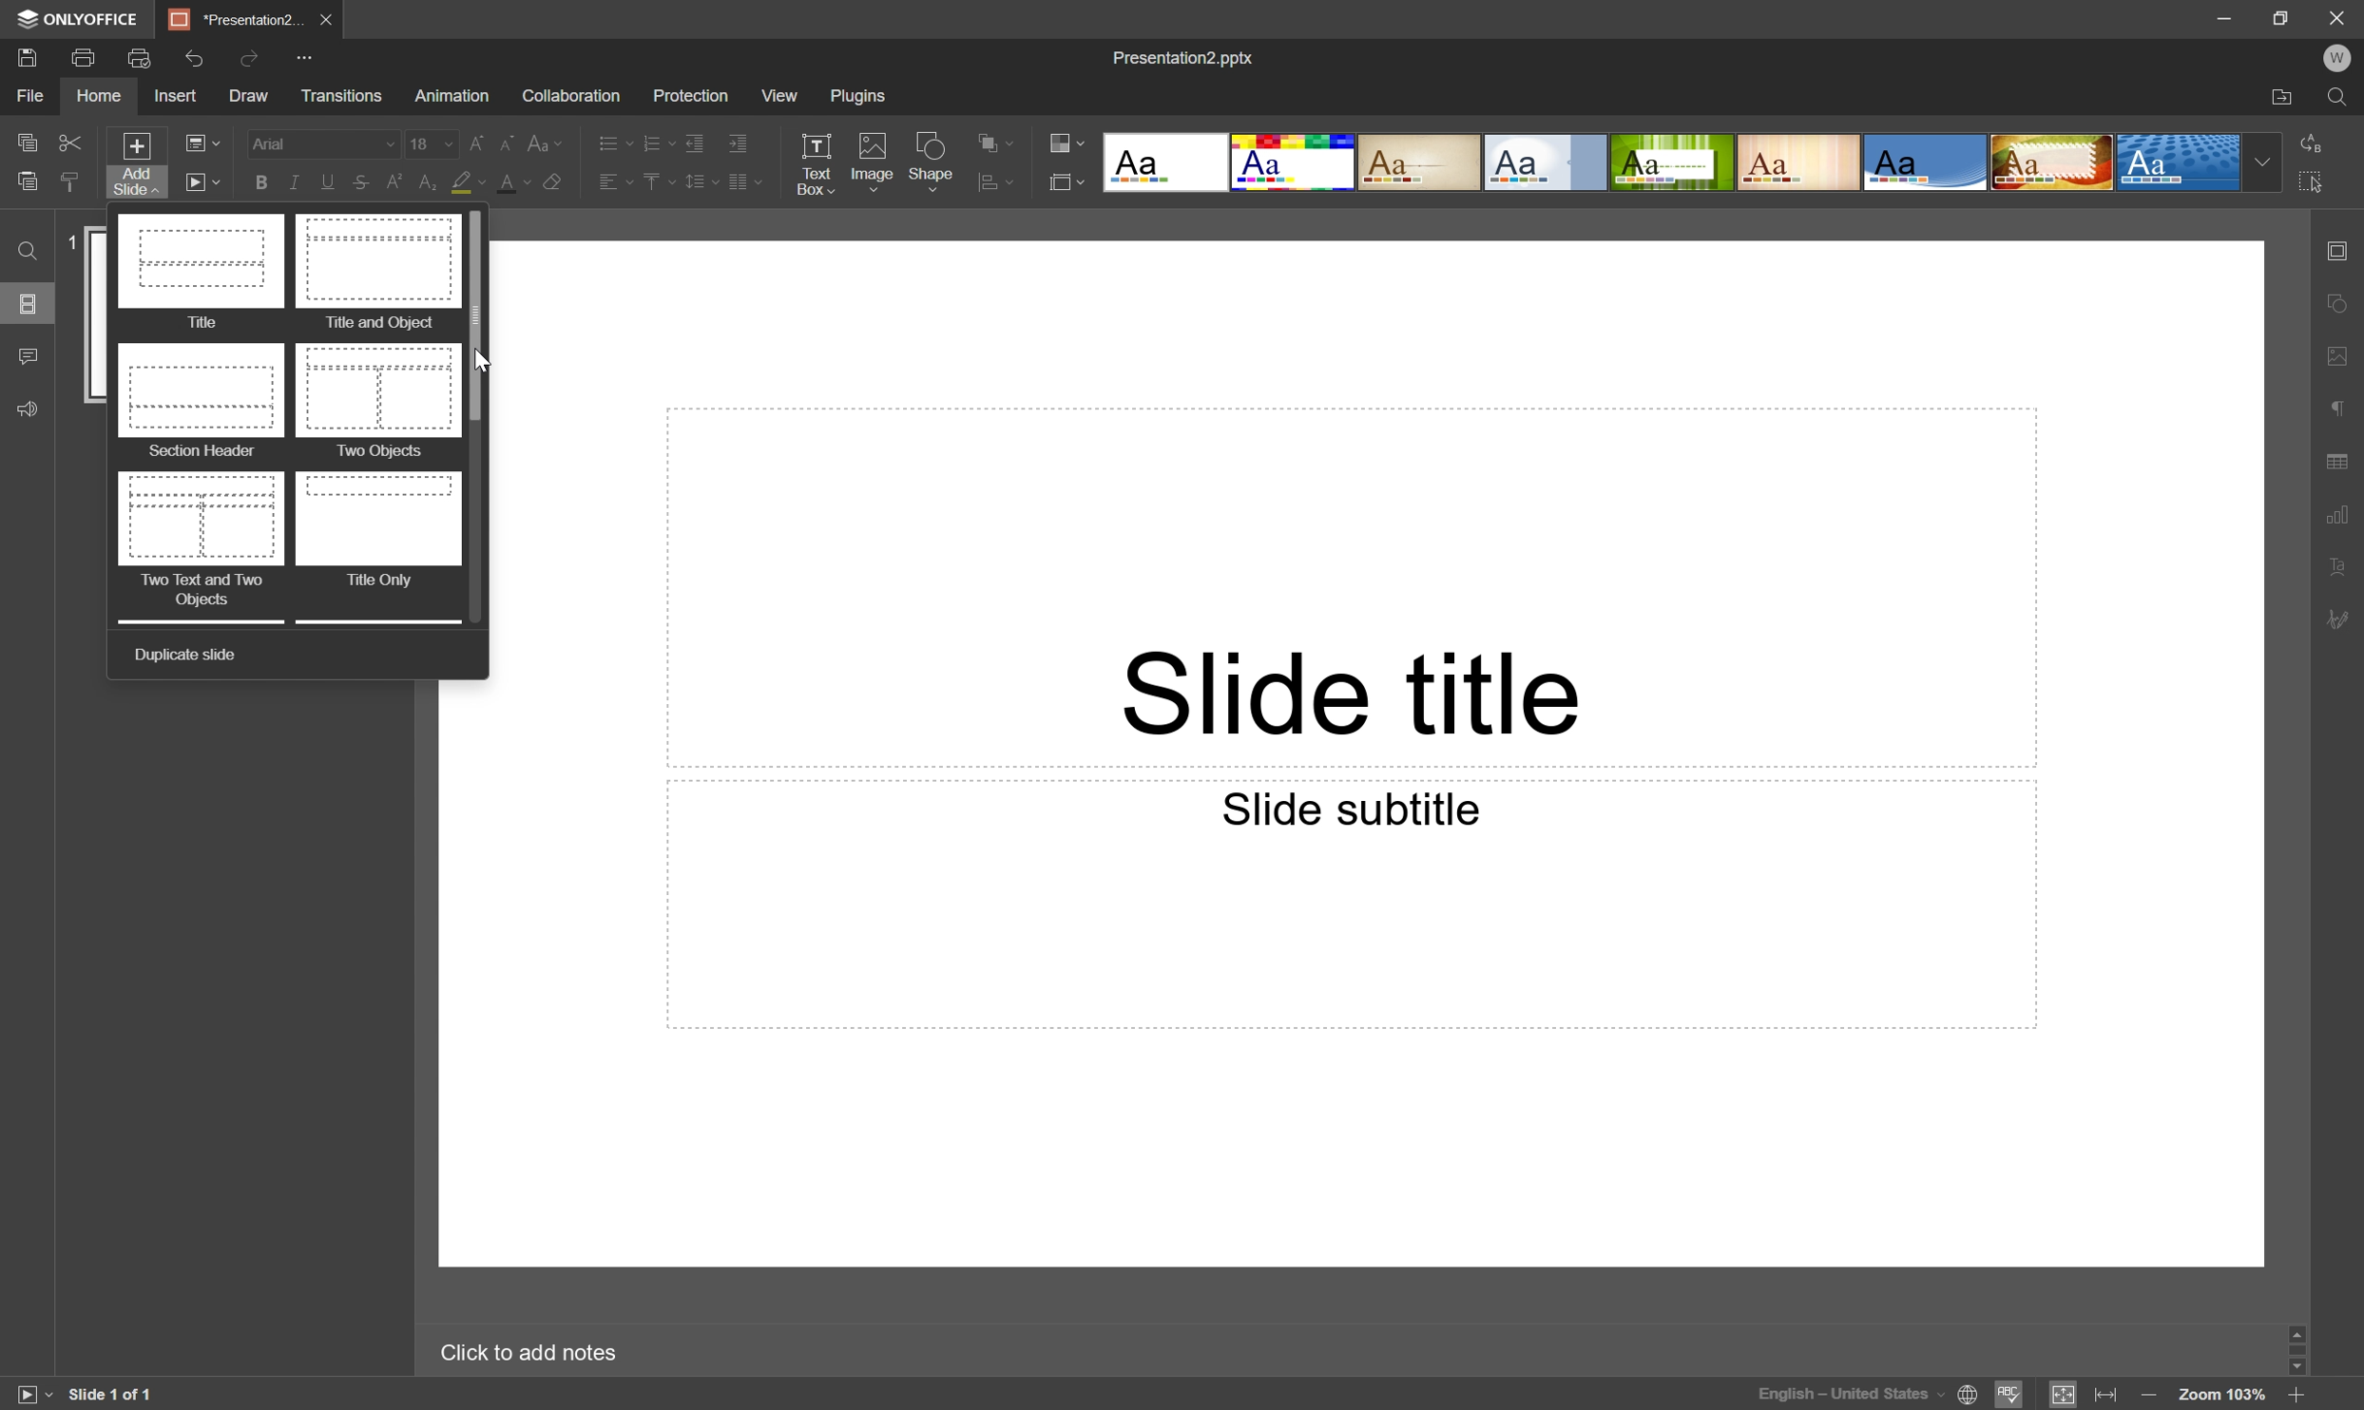 This screenshot has width=2364, height=1410. I want to click on Draw, so click(245, 93).